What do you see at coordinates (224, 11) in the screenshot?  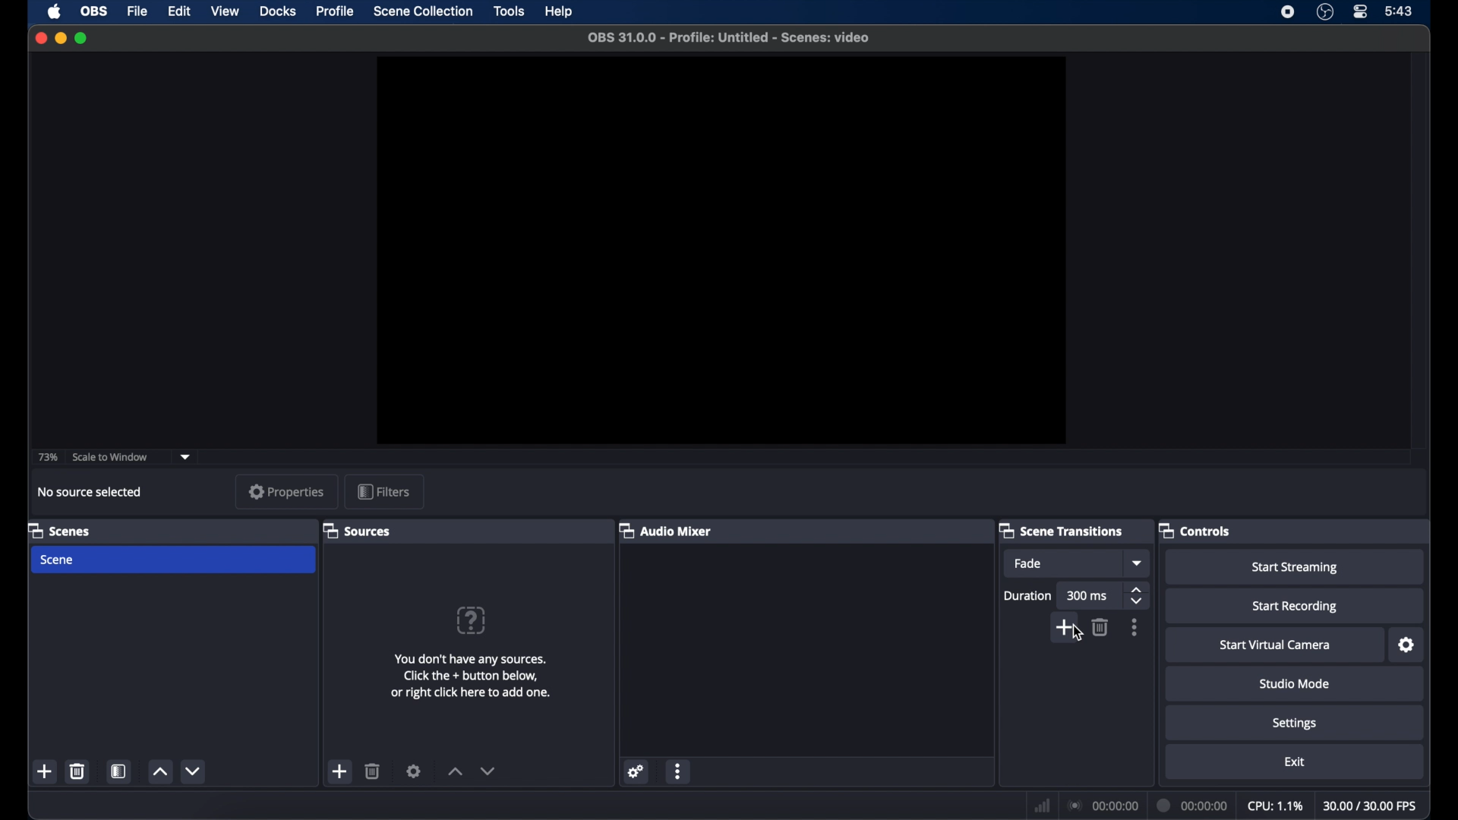 I see `view` at bounding box center [224, 11].